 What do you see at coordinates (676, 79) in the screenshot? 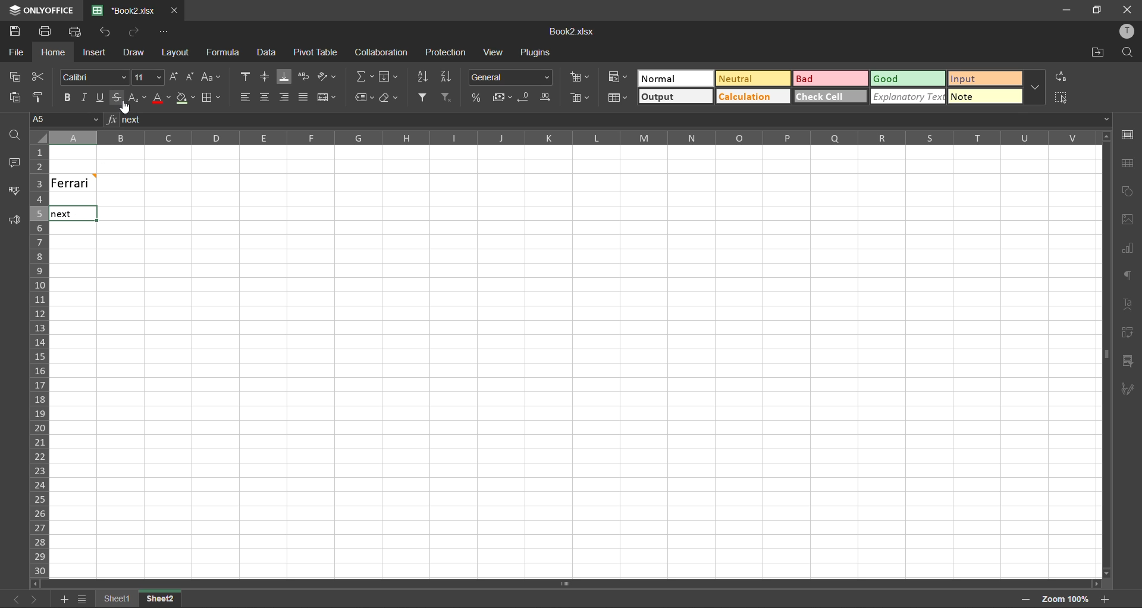
I see `normal` at bounding box center [676, 79].